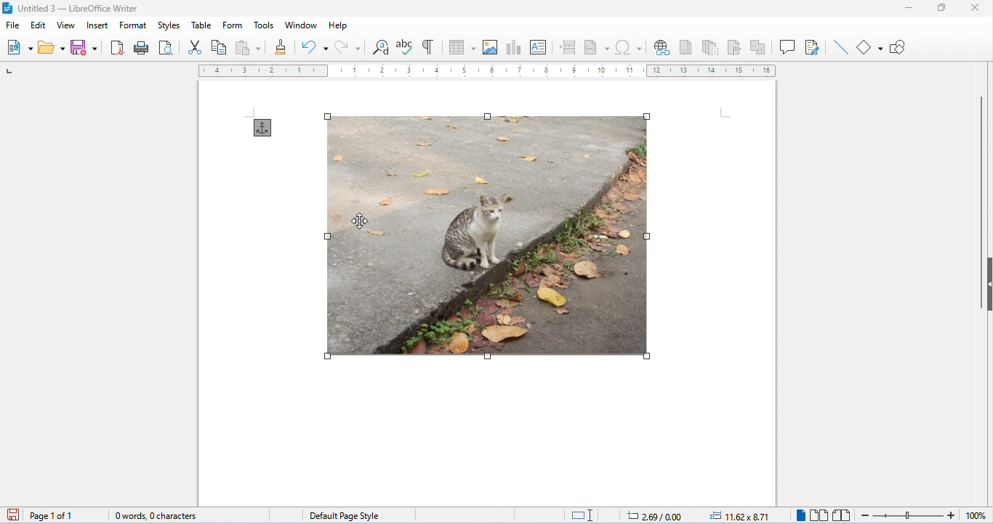 Image resolution: width=993 pixels, height=524 pixels. What do you see at coordinates (380, 49) in the screenshot?
I see `find and replace` at bounding box center [380, 49].